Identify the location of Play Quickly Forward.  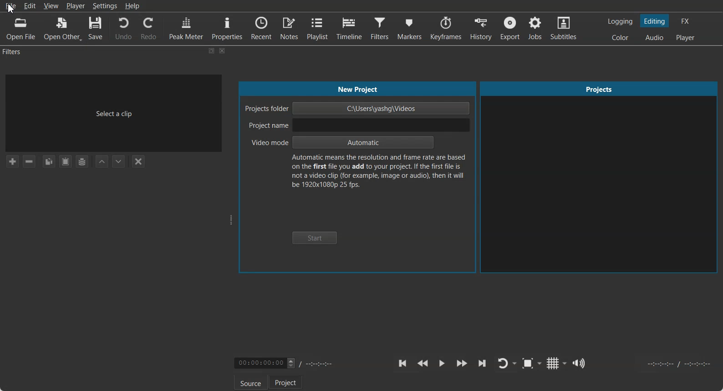
(462, 363).